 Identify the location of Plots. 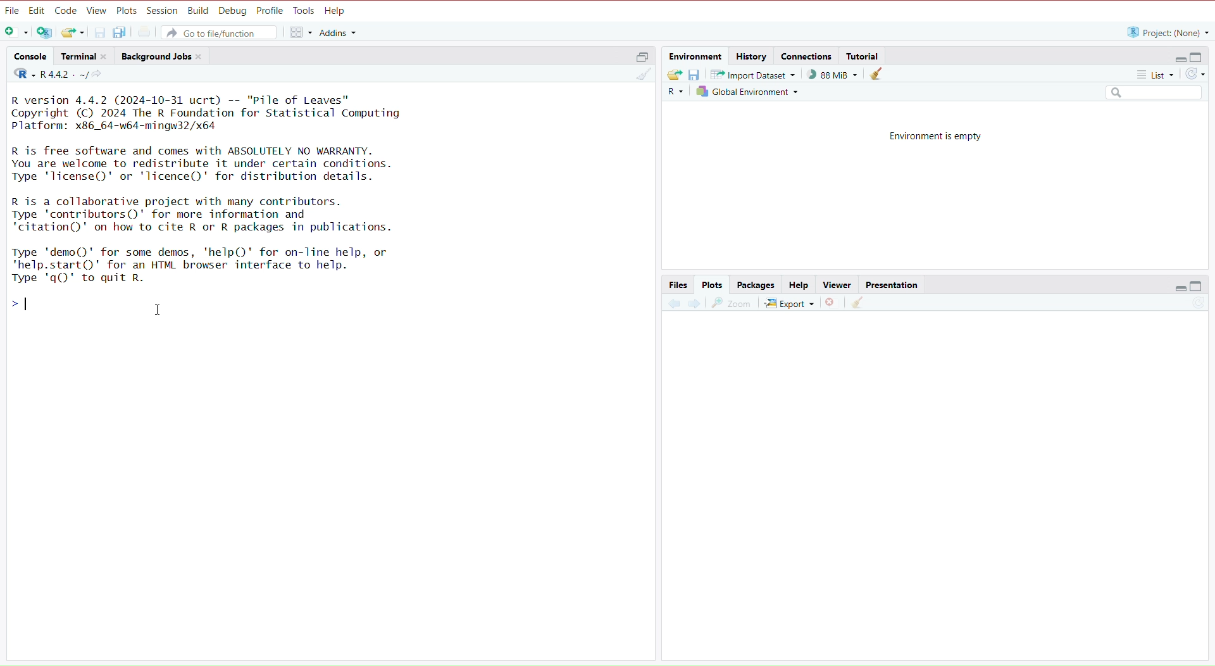
(712, 284).